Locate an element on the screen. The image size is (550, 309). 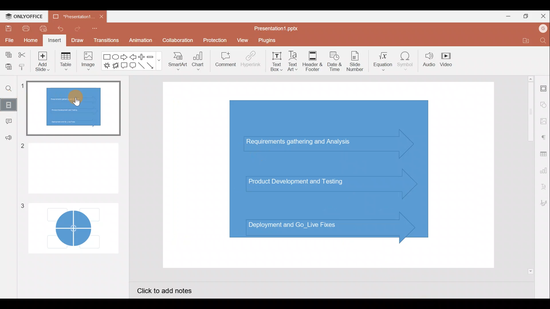
Copy style is located at coordinates (22, 67).